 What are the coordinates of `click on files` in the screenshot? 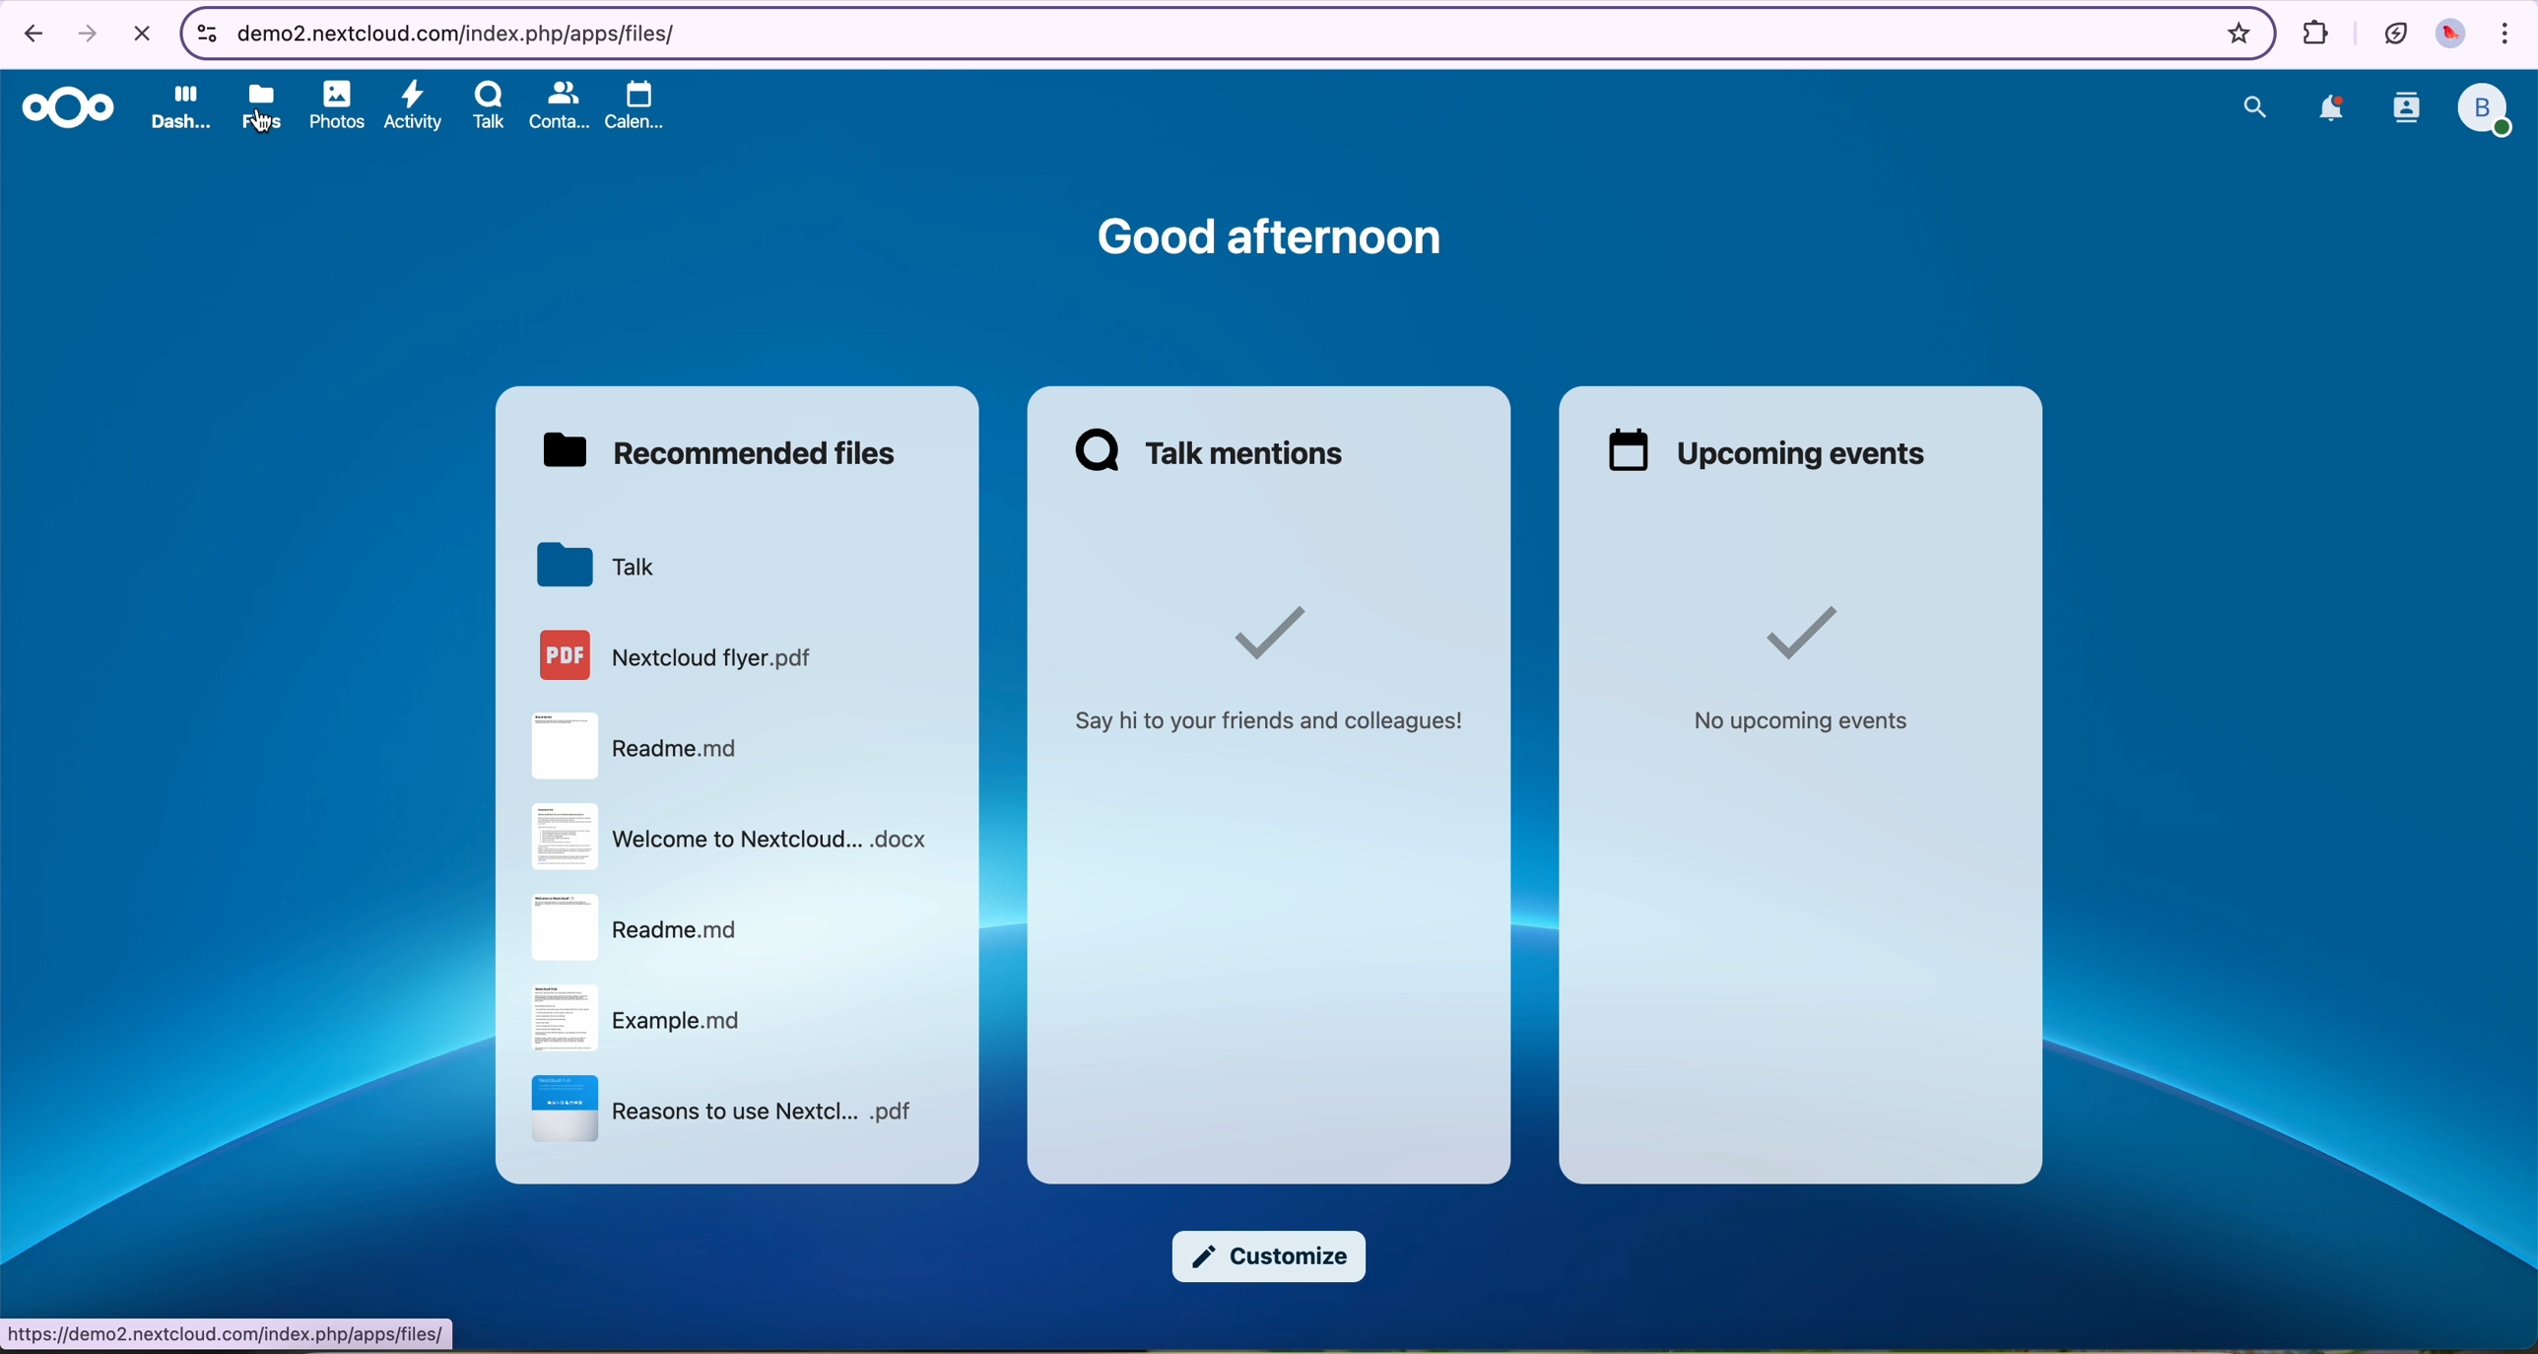 It's located at (266, 103).